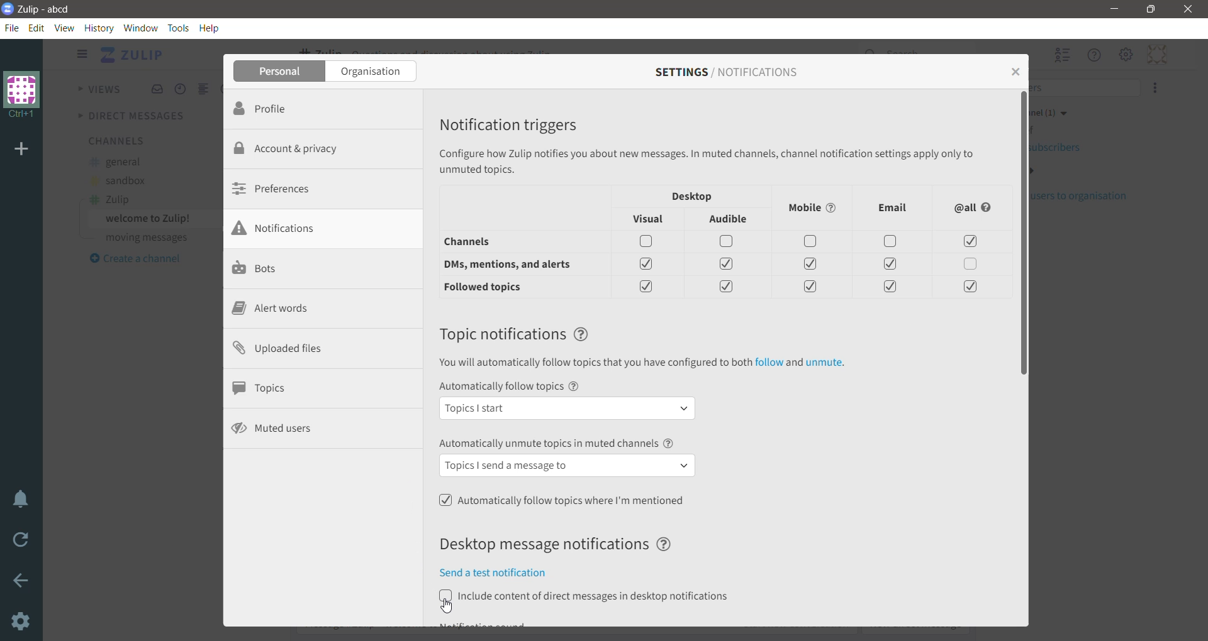 This screenshot has height=641, width=1208. I want to click on Desktop message notifications, so click(562, 544).